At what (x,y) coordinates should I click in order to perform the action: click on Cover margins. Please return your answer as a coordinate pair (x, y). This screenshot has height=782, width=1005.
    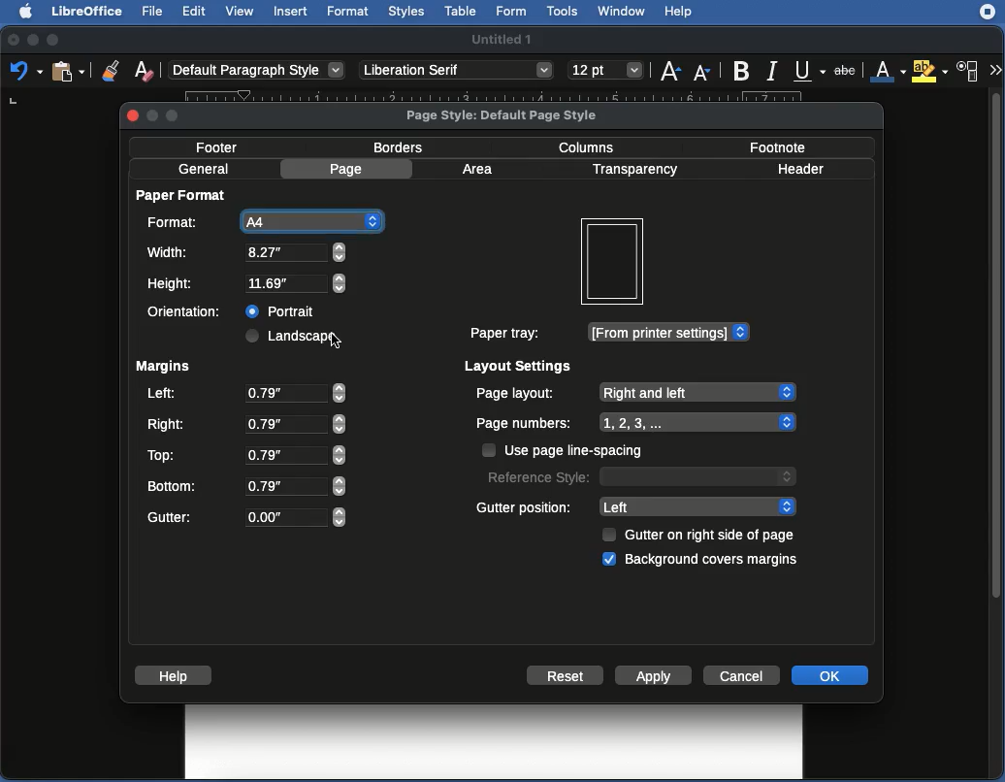
    Looking at the image, I should click on (715, 560).